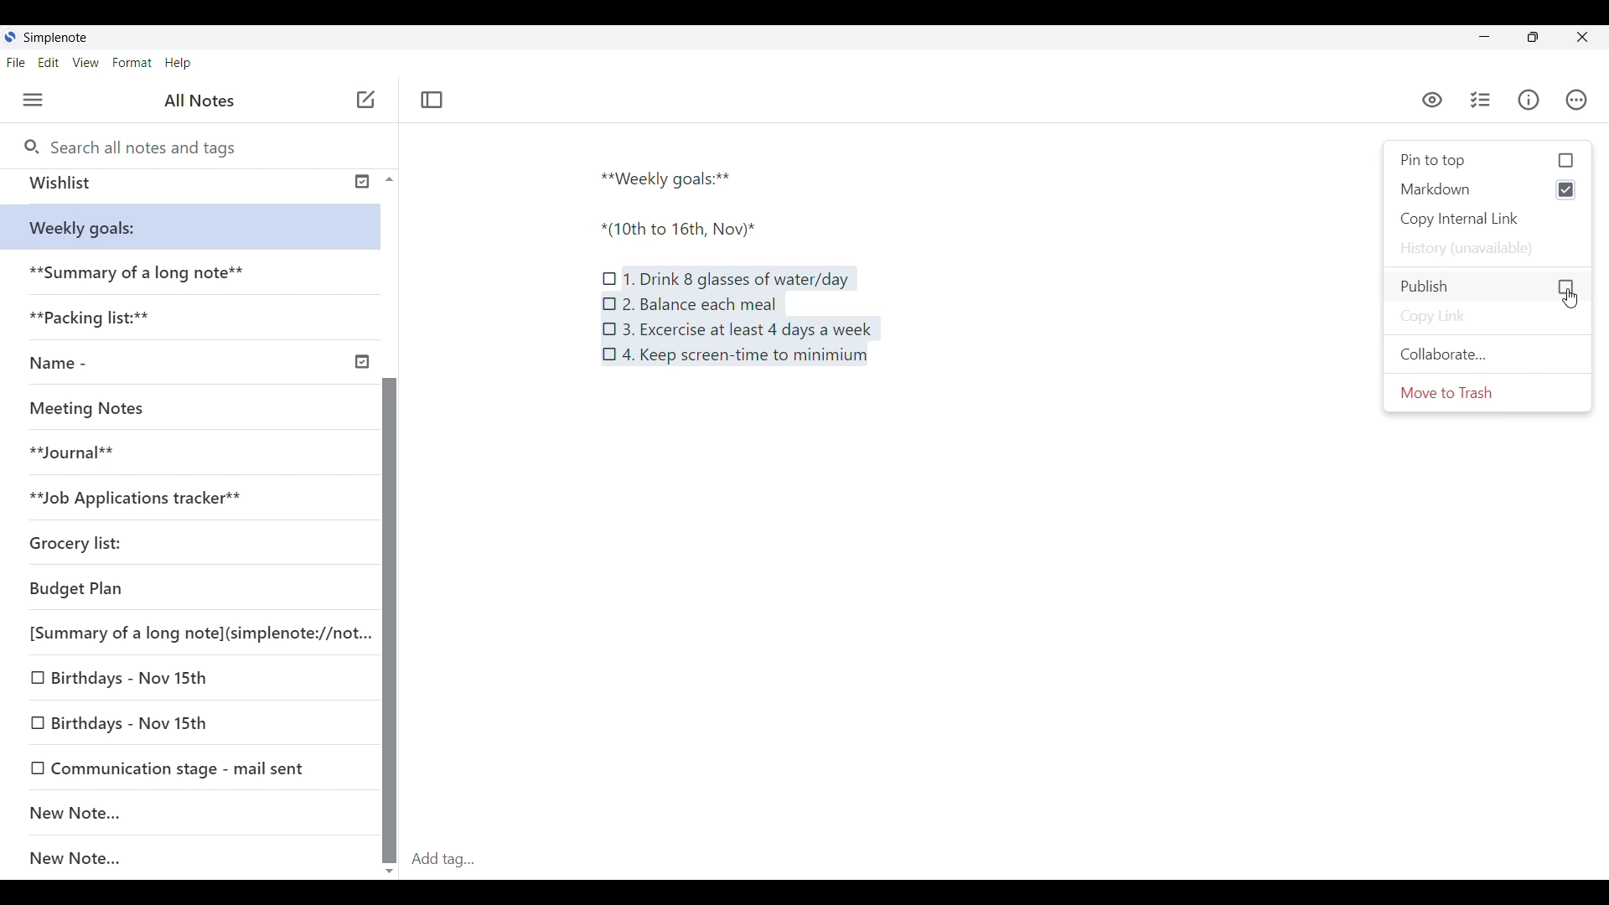 This screenshot has width=1609, height=905. Describe the element at coordinates (610, 327) in the screenshot. I see `Checklist icon` at that location.